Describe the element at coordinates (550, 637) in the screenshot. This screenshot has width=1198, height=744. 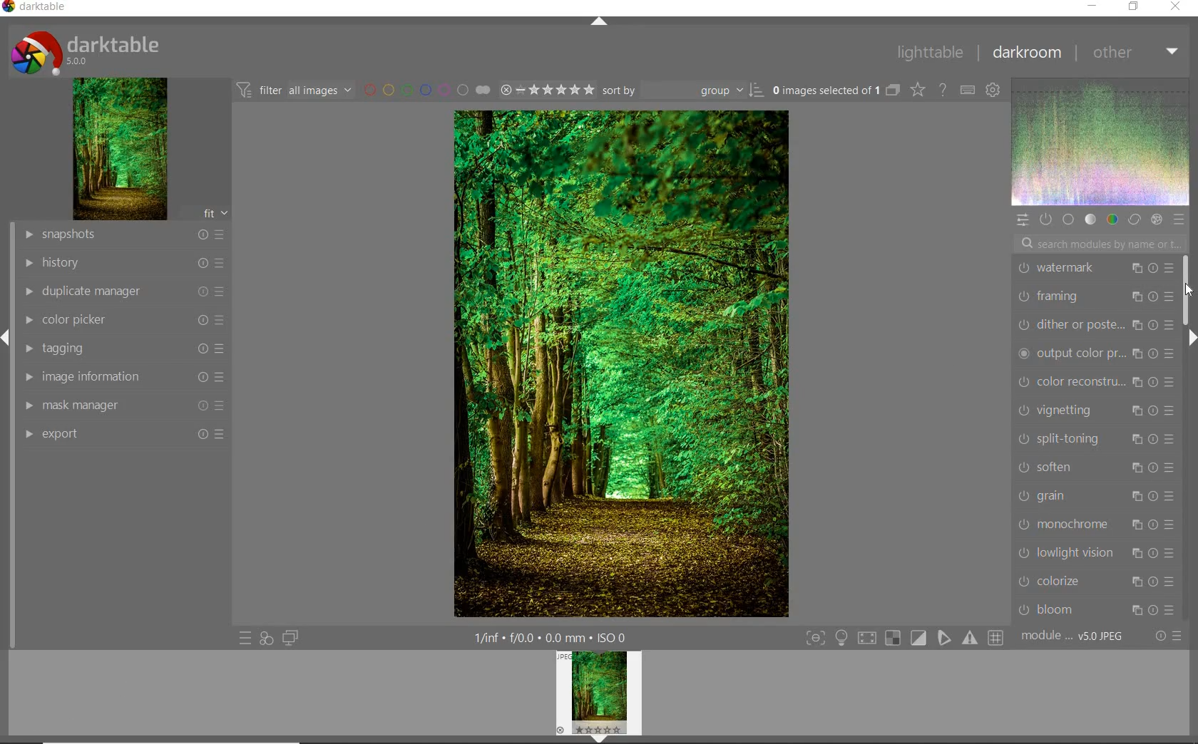
I see `OTHER INTERFACE DETAILS` at that location.